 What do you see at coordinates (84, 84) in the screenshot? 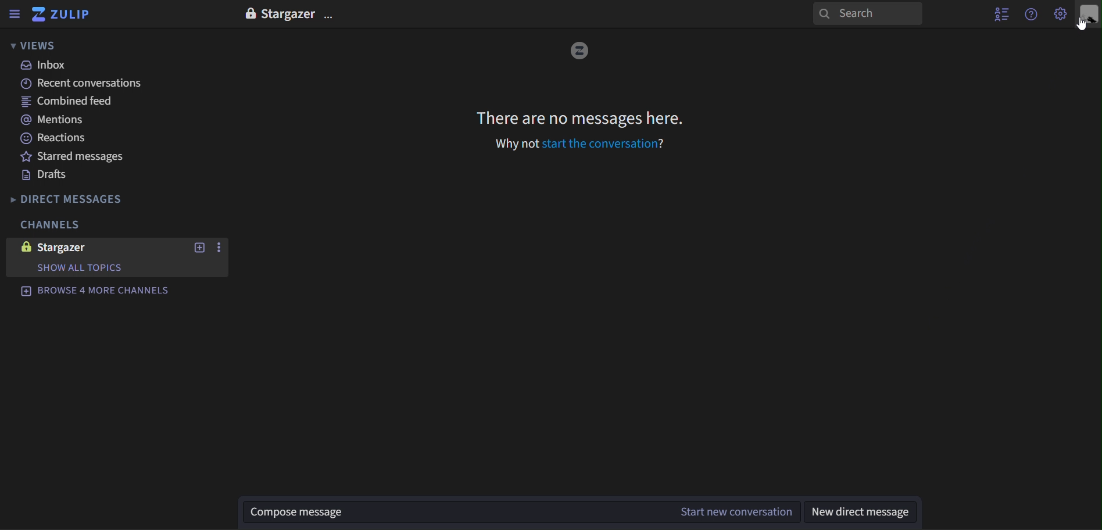
I see `recent conversations` at bounding box center [84, 84].